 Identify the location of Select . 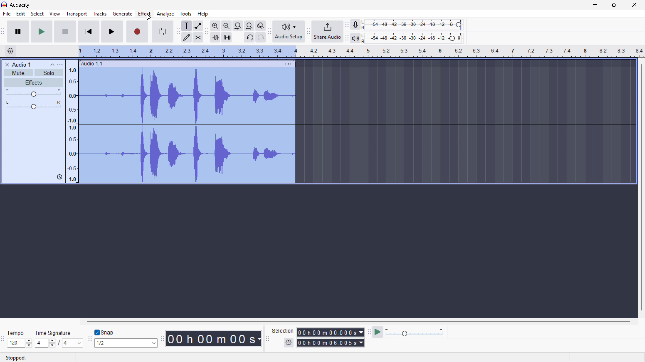
(37, 14).